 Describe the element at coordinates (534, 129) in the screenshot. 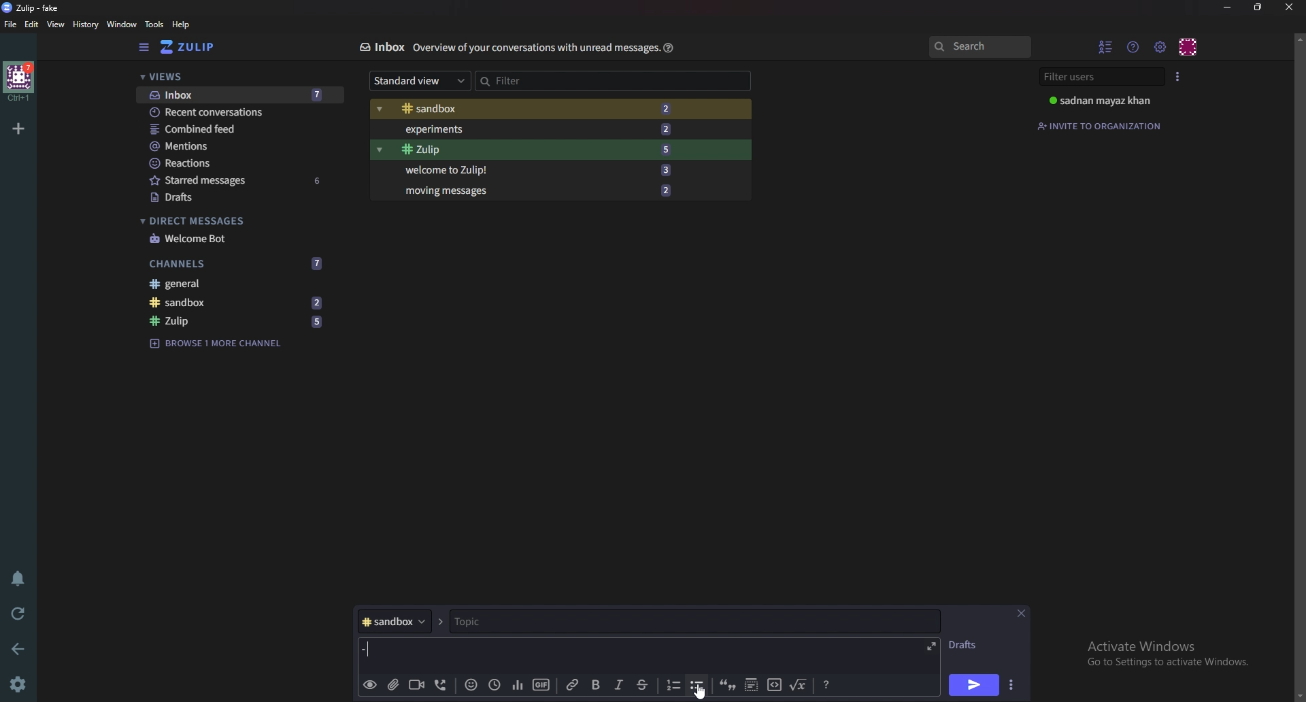

I see `Experiments` at that location.